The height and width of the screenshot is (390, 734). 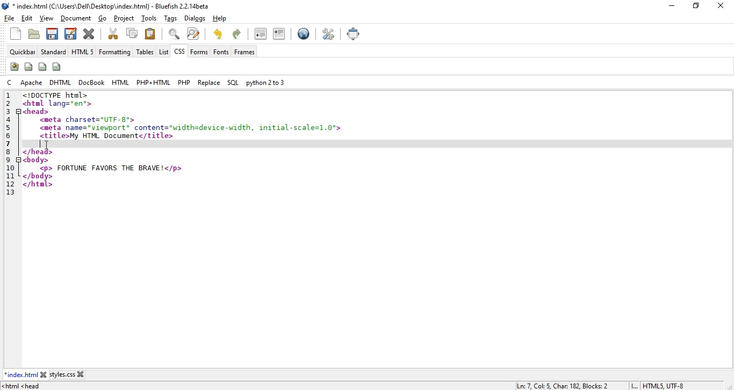 I want to click on python 2 to 3, so click(x=264, y=82).